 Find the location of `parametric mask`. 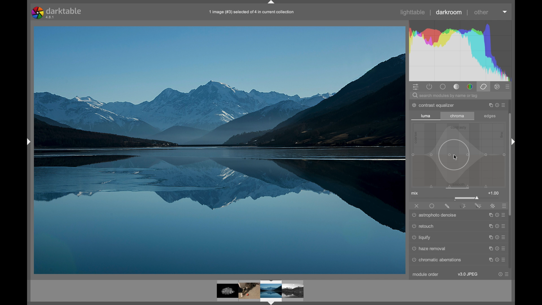

parametric mask is located at coordinates (462, 206).